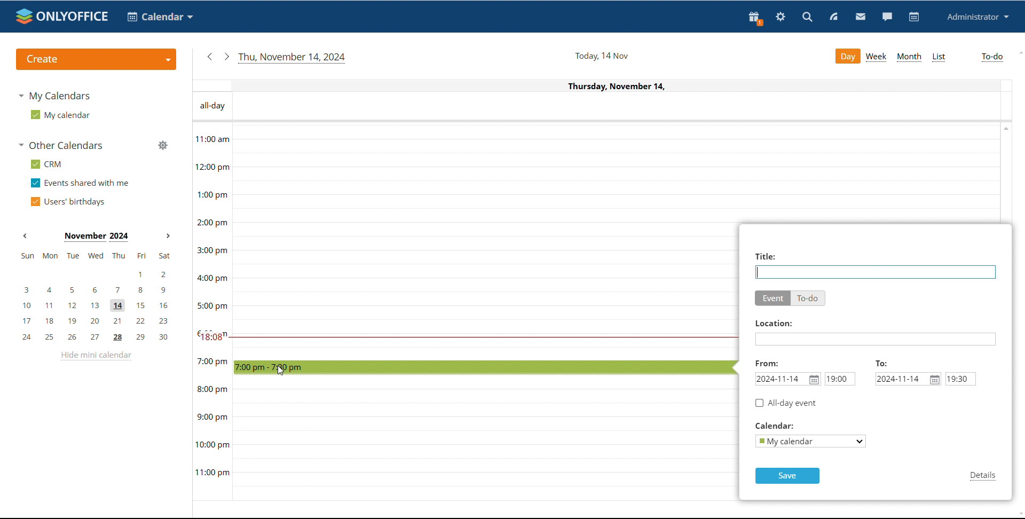 The width and height of the screenshot is (1025, 519). Describe the element at coordinates (877, 57) in the screenshot. I see `week view` at that location.